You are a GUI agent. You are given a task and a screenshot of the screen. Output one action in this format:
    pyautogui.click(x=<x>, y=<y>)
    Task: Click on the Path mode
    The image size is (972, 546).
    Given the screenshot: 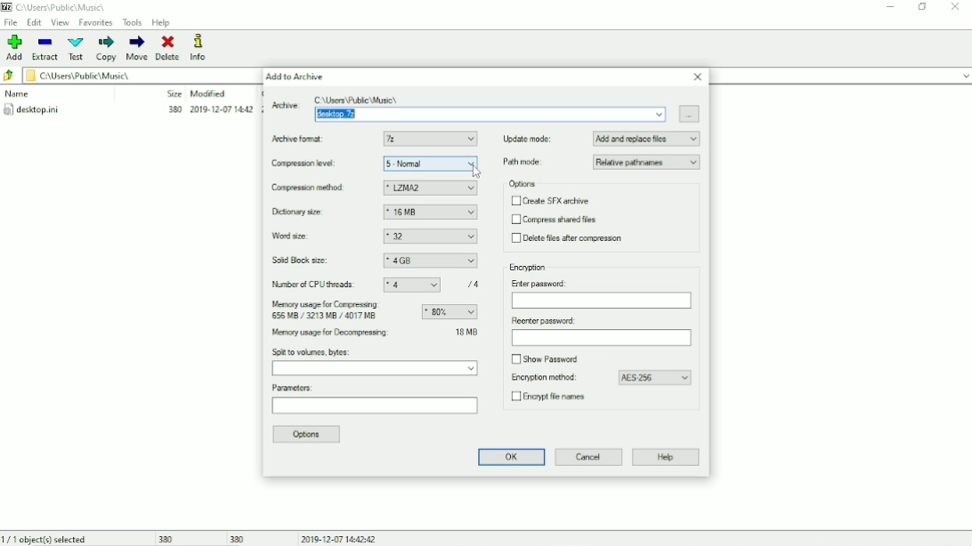 What is the action you would take?
    pyautogui.click(x=525, y=162)
    